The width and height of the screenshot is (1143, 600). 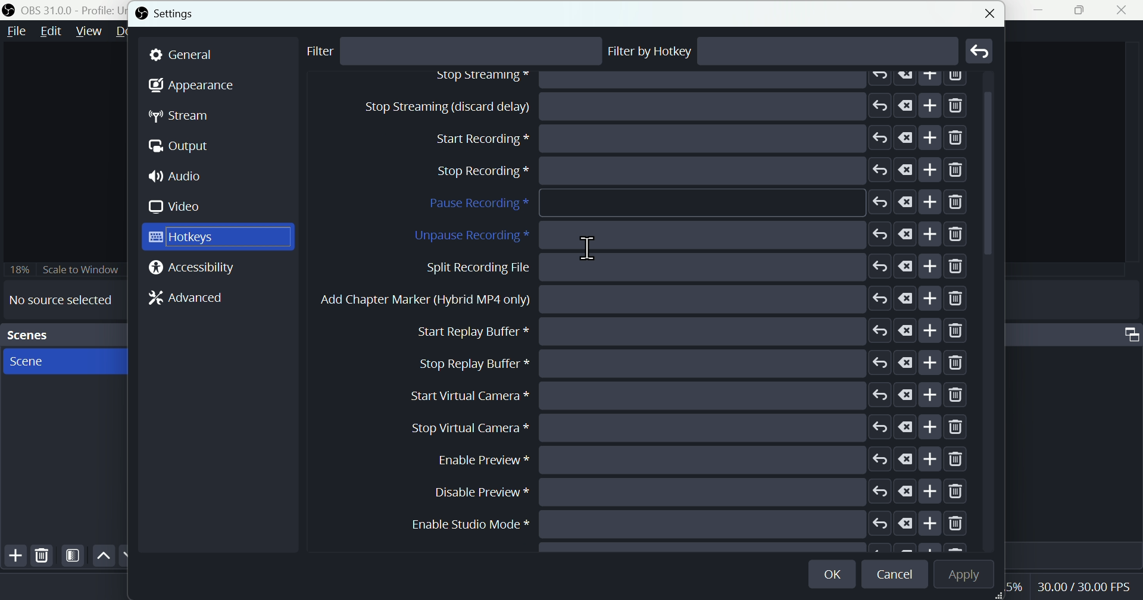 I want to click on Enable preview, so click(x=702, y=460).